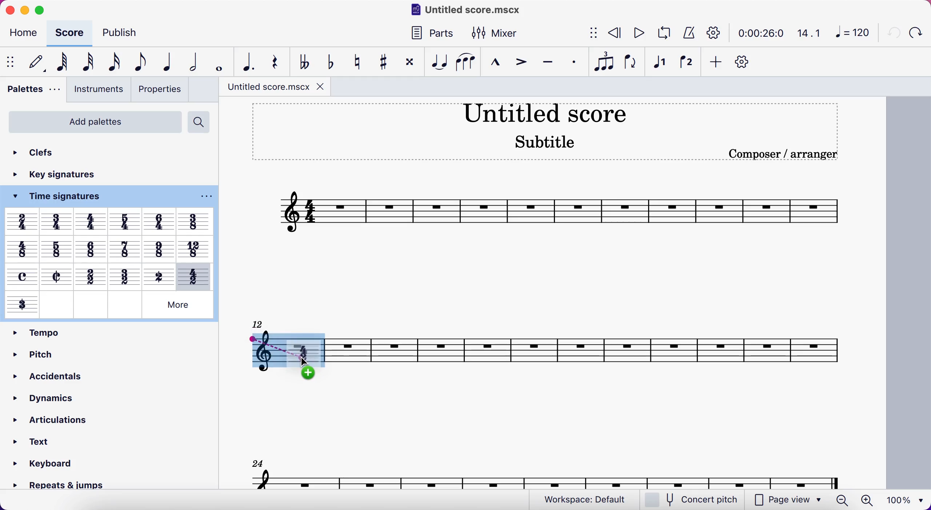 The height and width of the screenshot is (510, 931). What do you see at coordinates (47, 376) in the screenshot?
I see `` at bounding box center [47, 376].